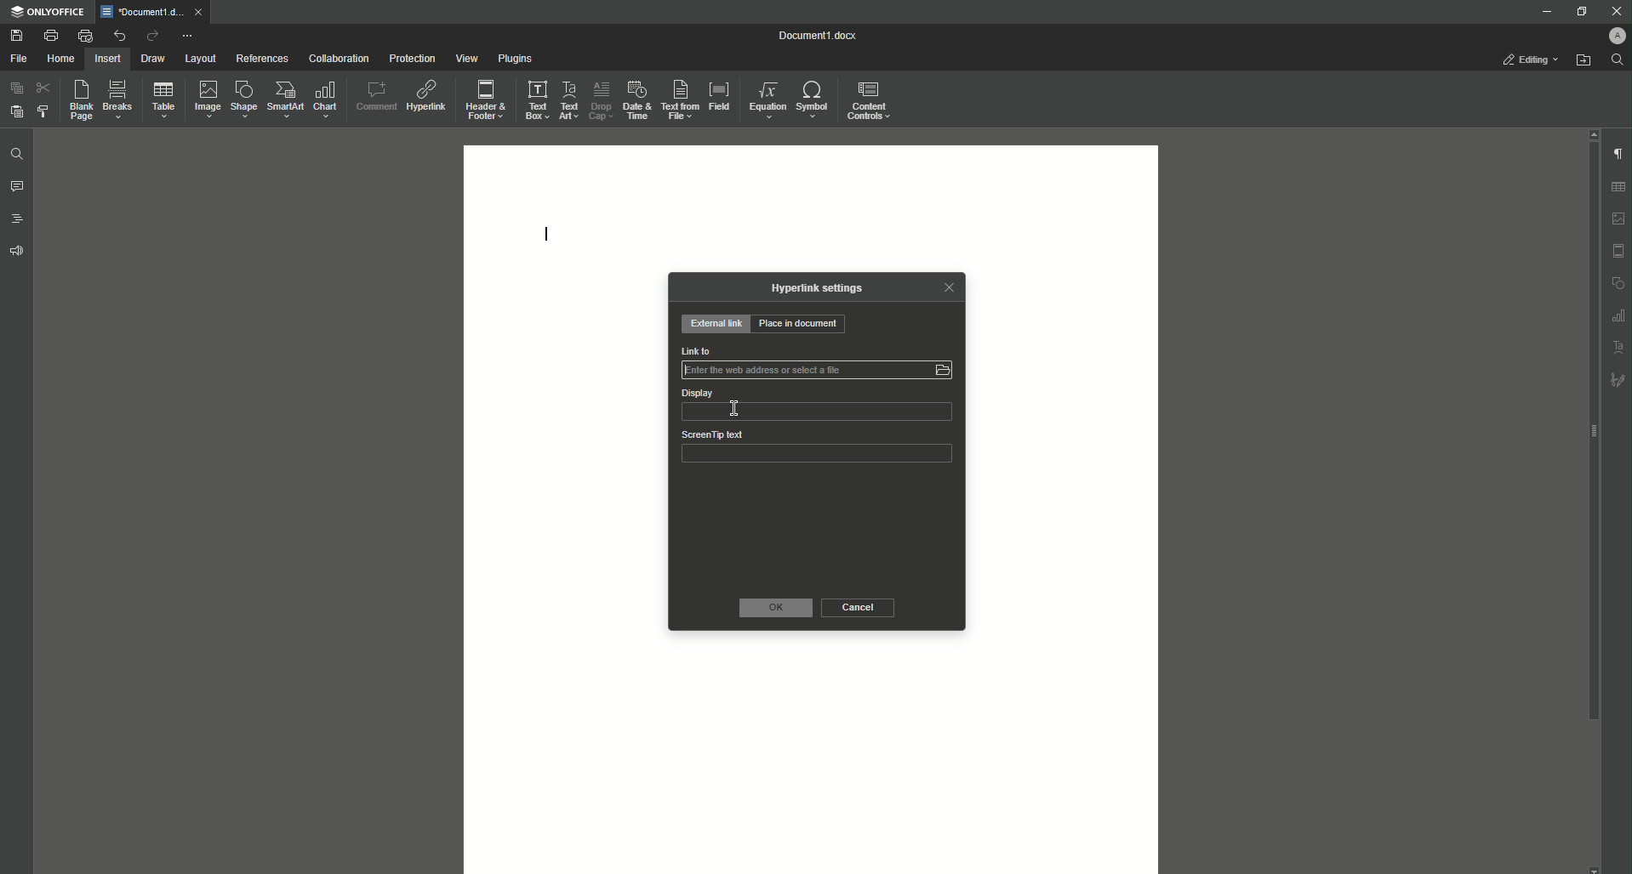 The height and width of the screenshot is (874, 1632). Describe the element at coordinates (427, 99) in the screenshot. I see `Hyperlink` at that location.